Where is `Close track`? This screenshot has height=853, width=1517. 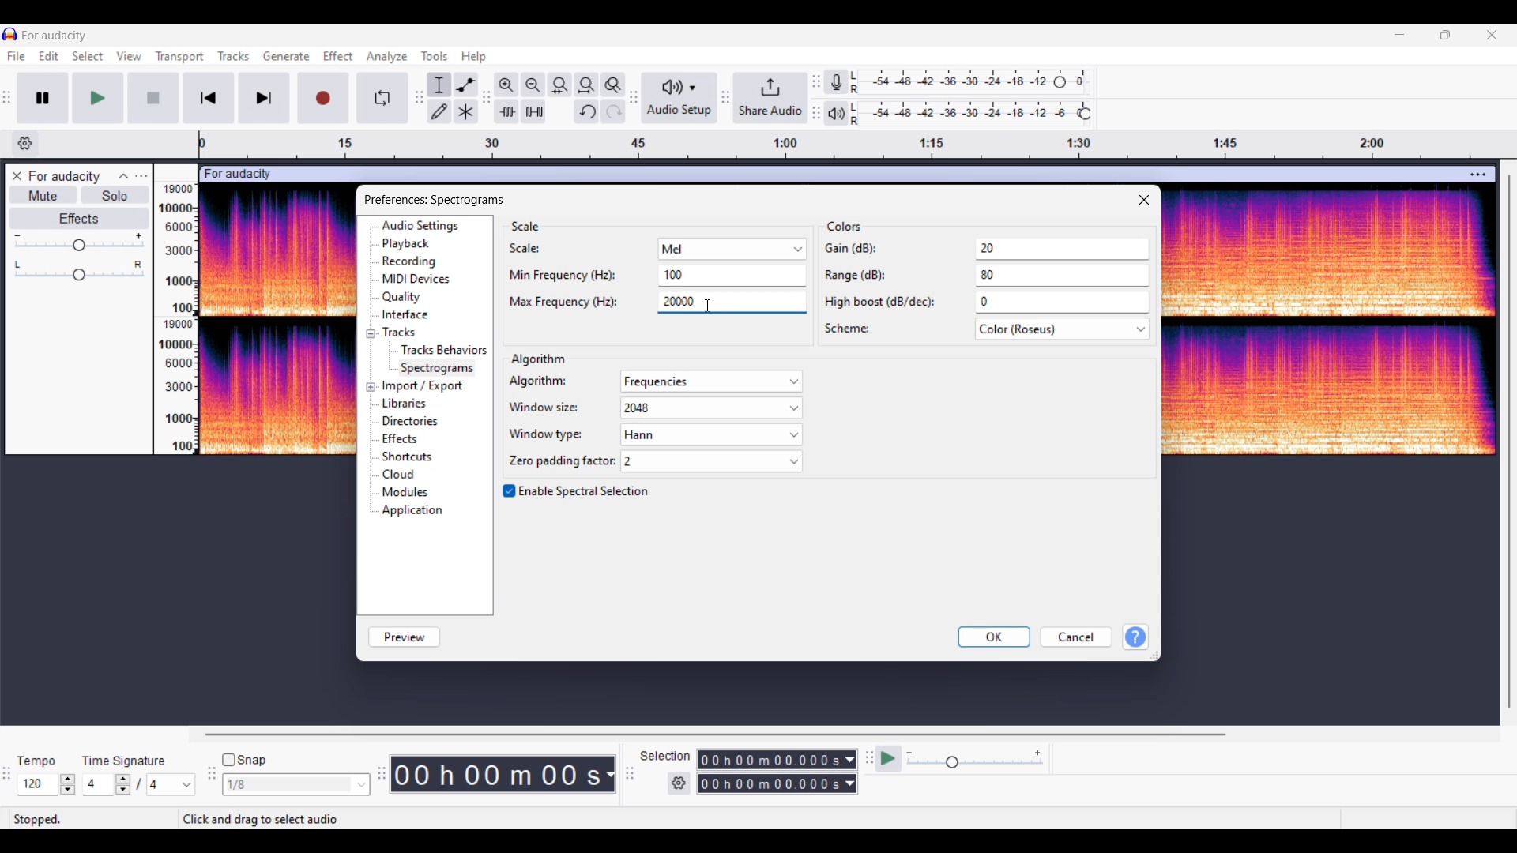 Close track is located at coordinates (17, 175).